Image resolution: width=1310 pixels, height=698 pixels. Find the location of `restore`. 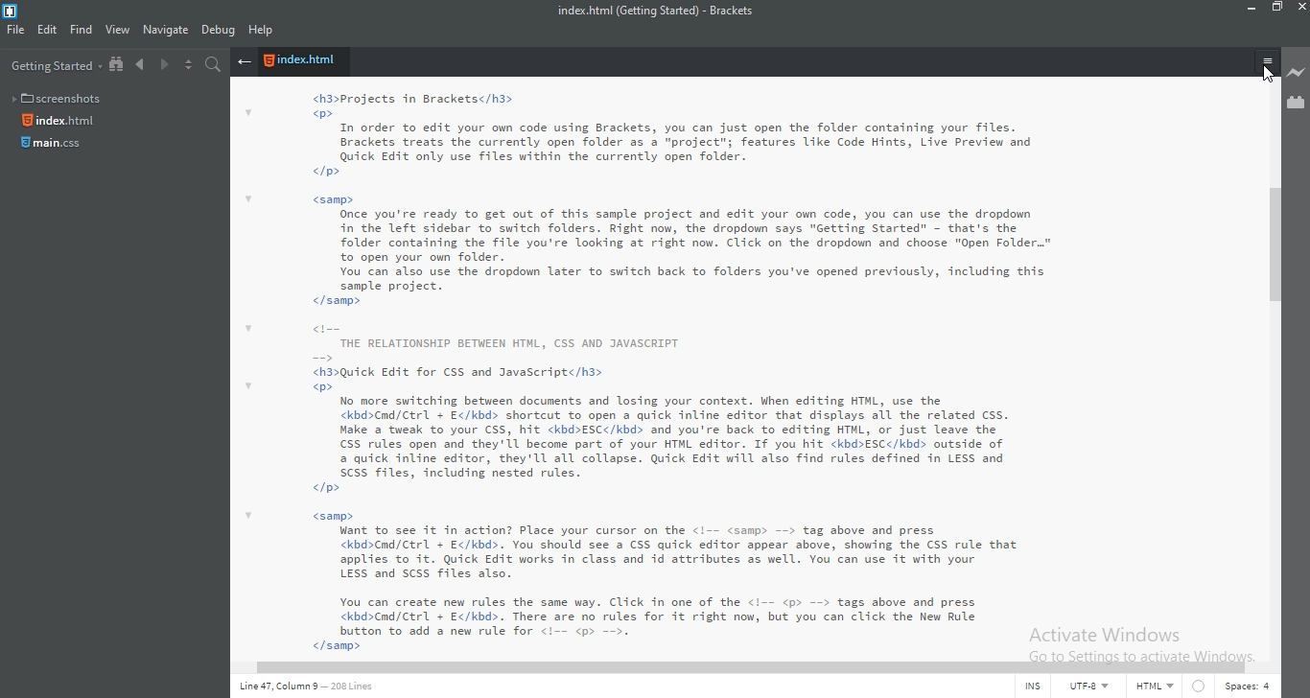

restore is located at coordinates (1279, 11).